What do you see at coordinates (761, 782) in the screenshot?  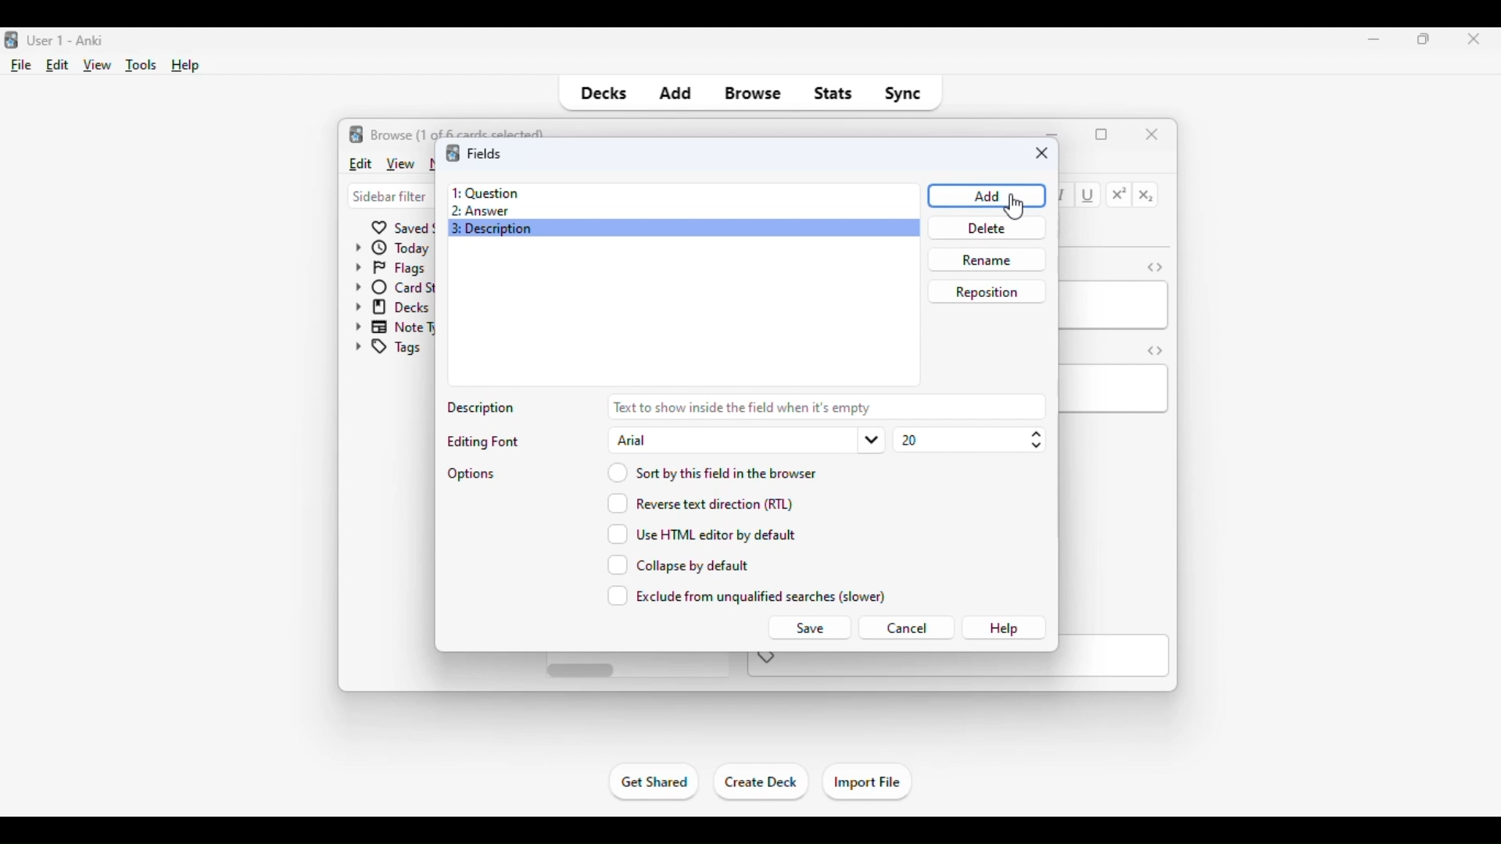 I see `create deck` at bounding box center [761, 782].